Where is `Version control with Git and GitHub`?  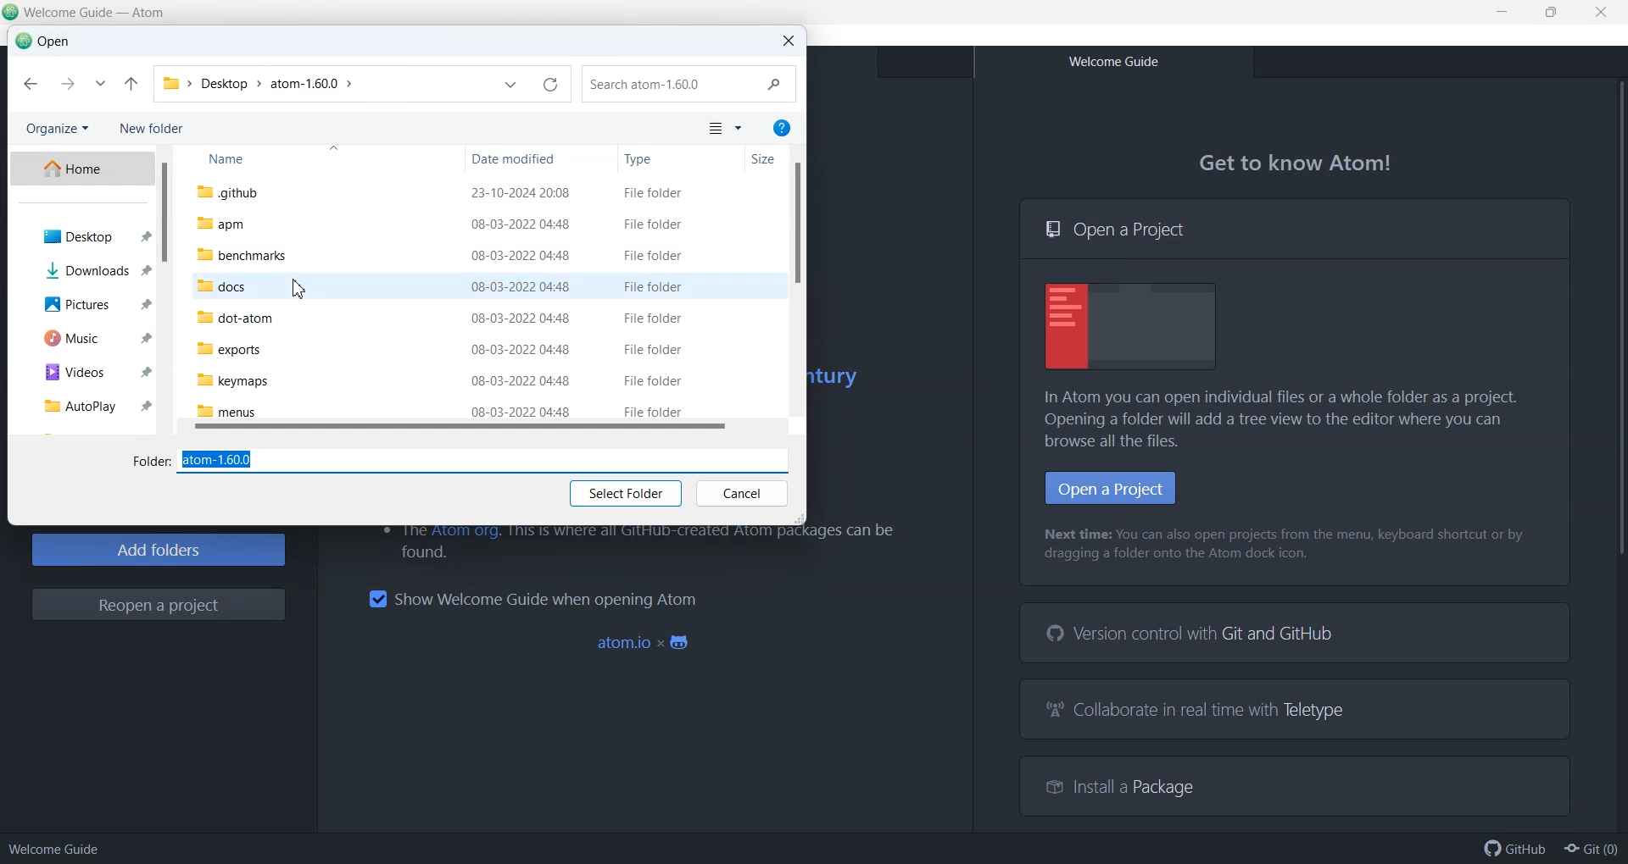
Version control with Git and GitHub is located at coordinates (1194, 634).